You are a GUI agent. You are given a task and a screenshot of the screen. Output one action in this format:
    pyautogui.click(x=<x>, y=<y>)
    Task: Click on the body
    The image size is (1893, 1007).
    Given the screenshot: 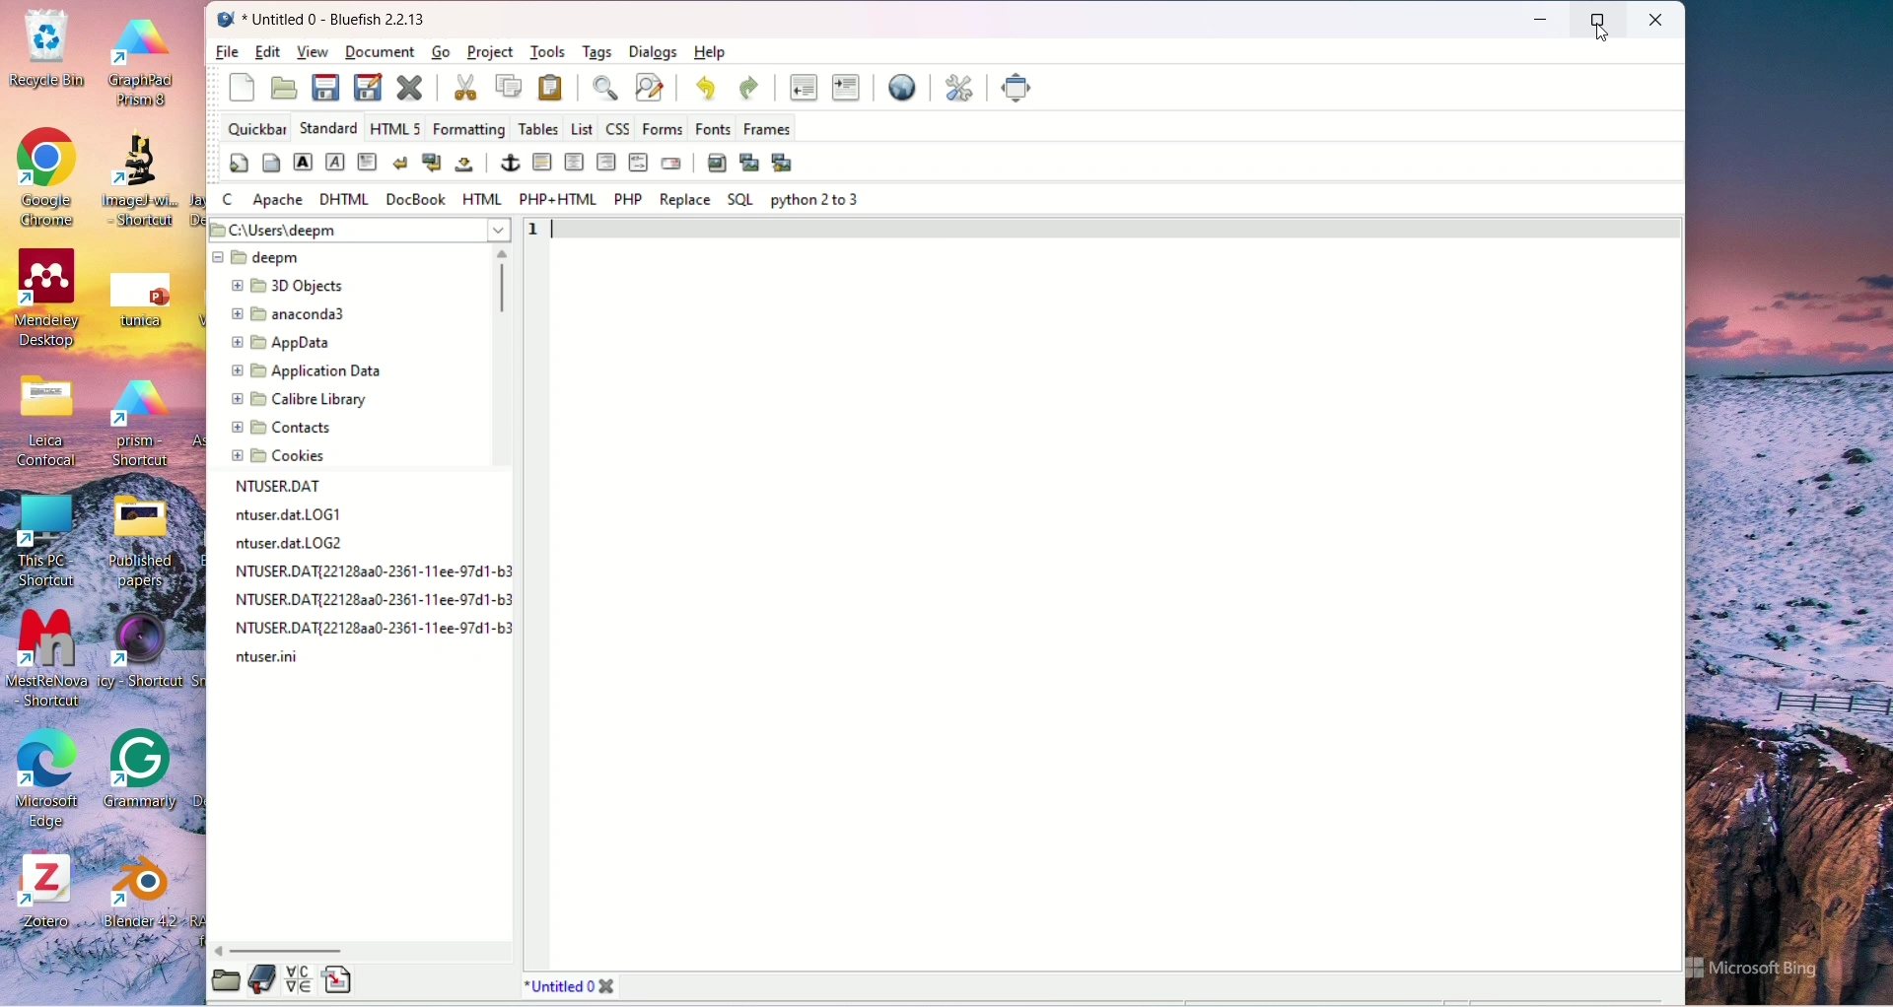 What is the action you would take?
    pyautogui.click(x=271, y=164)
    